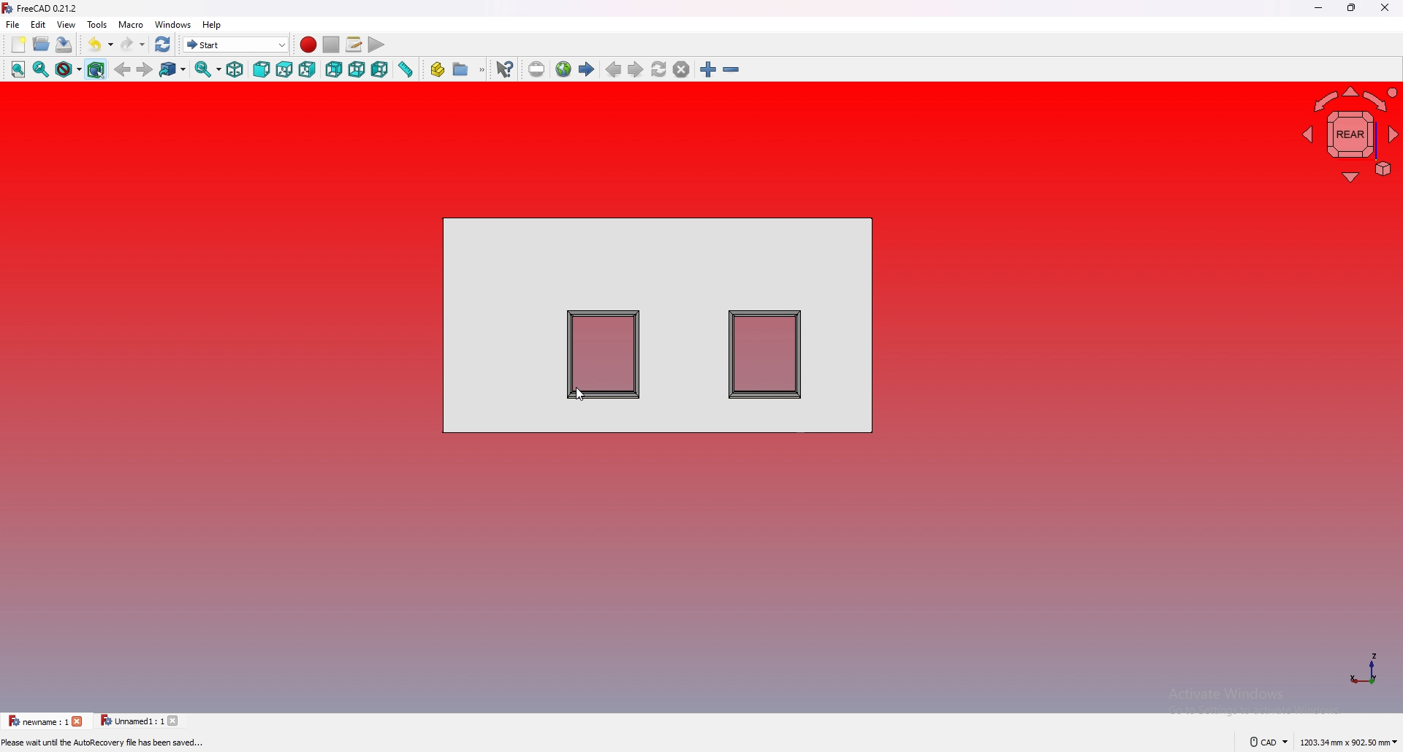 The image size is (1403, 752). What do you see at coordinates (18, 70) in the screenshot?
I see `fit all` at bounding box center [18, 70].